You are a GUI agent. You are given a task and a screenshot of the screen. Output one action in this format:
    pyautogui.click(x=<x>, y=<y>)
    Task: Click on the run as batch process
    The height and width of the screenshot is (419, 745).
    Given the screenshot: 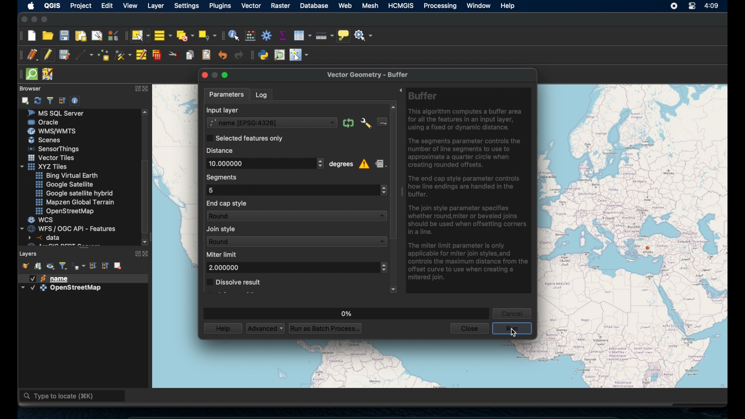 What is the action you would take?
    pyautogui.click(x=326, y=329)
    